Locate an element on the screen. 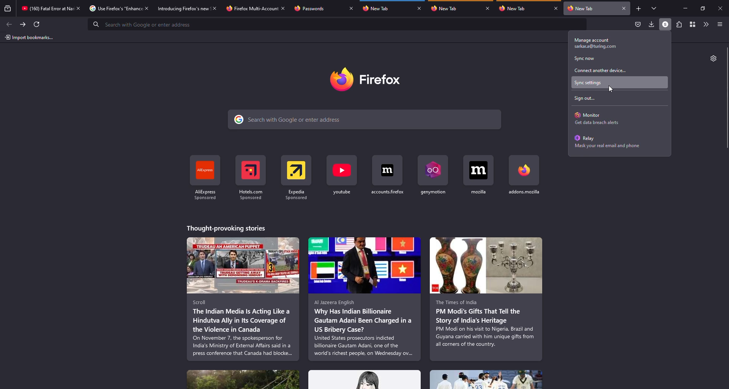  view recent is located at coordinates (8, 8).